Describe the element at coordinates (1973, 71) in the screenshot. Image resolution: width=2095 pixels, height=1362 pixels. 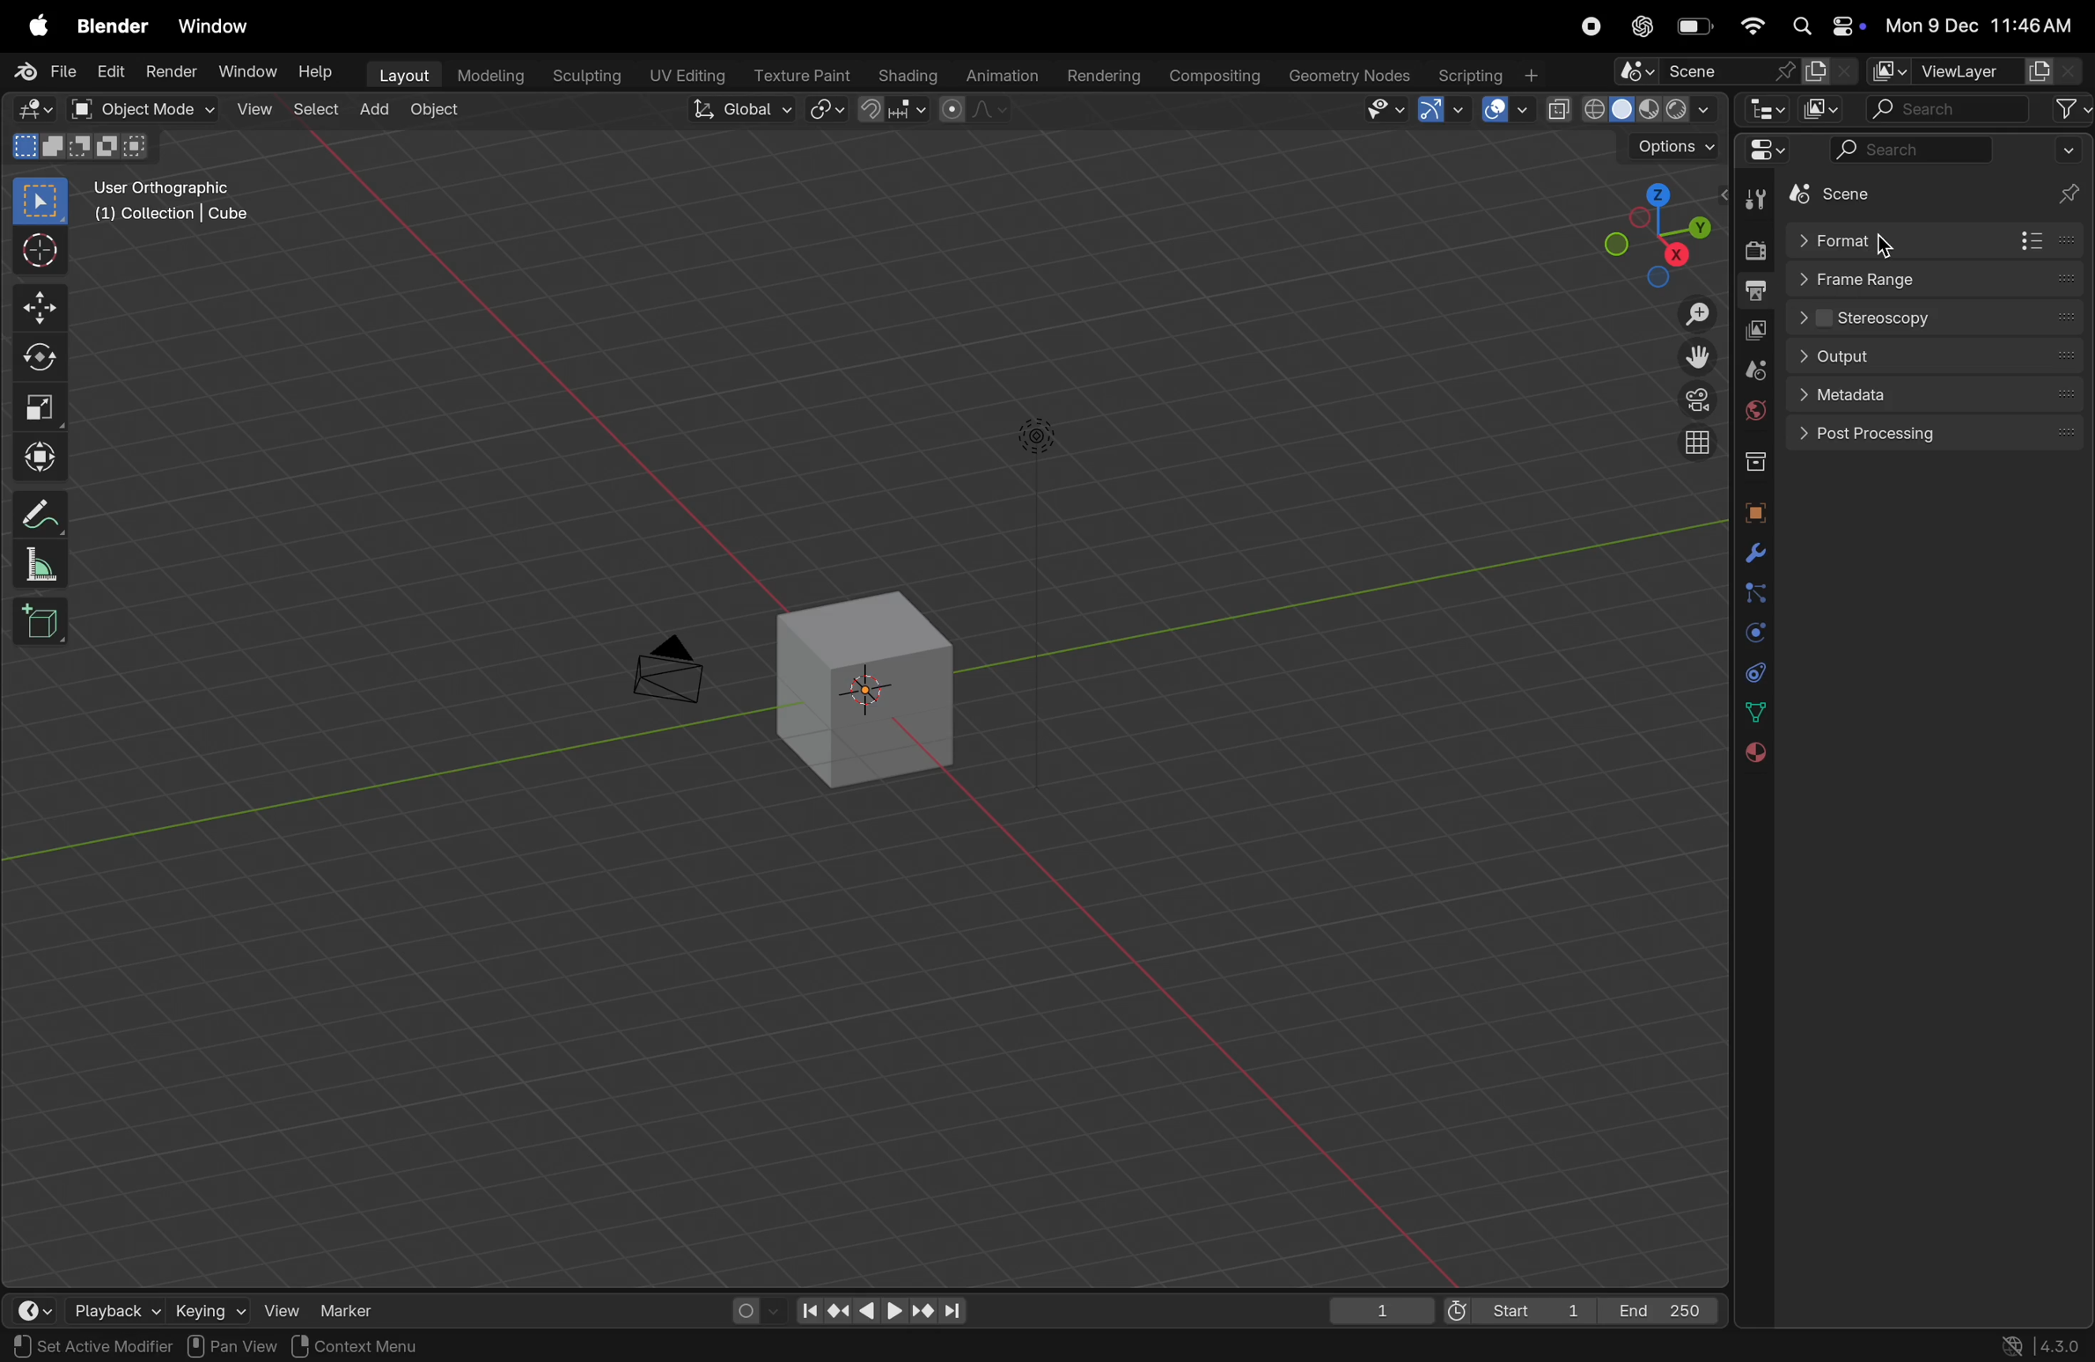
I see `view layer` at that location.